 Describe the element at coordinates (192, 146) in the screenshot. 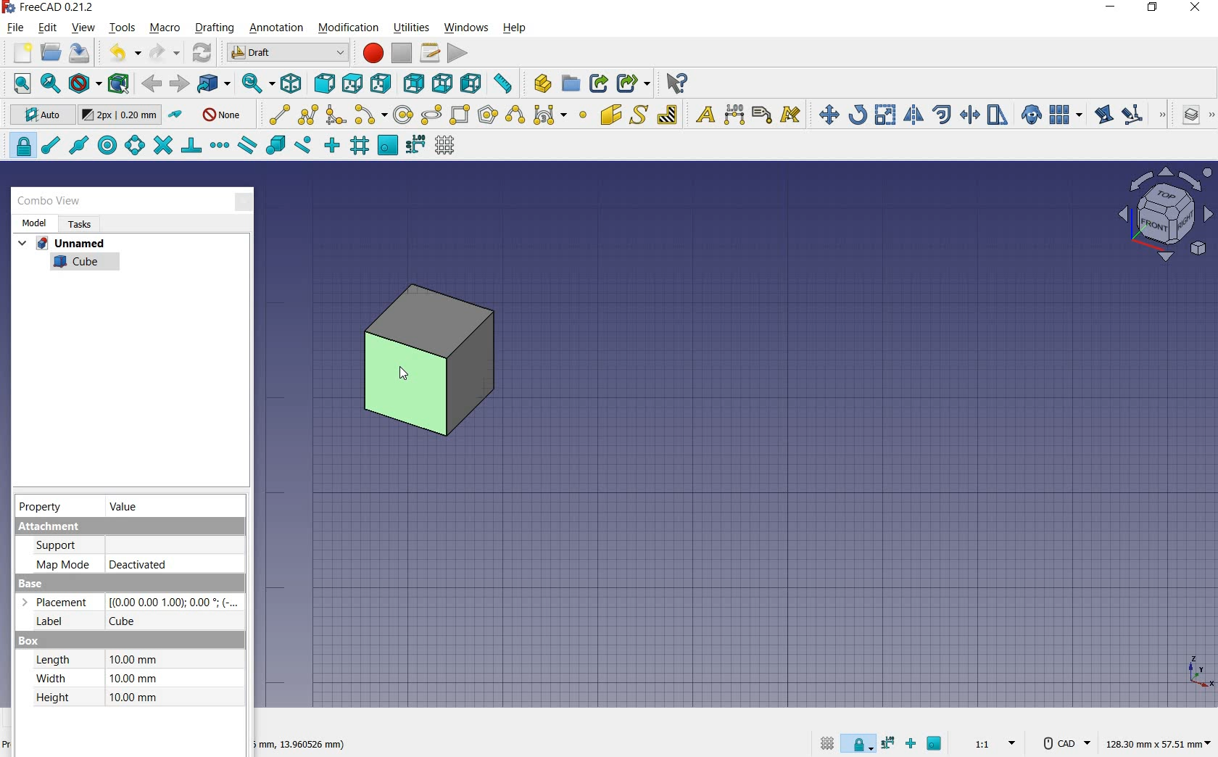

I see `snap perpendicular` at that location.